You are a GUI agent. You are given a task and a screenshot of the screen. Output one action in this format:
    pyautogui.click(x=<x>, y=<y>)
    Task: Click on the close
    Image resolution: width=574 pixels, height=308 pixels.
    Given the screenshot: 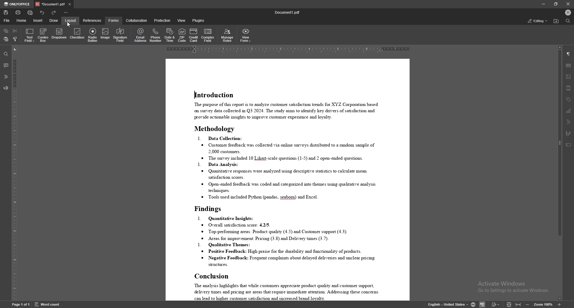 What is the action you would take?
    pyautogui.click(x=568, y=4)
    